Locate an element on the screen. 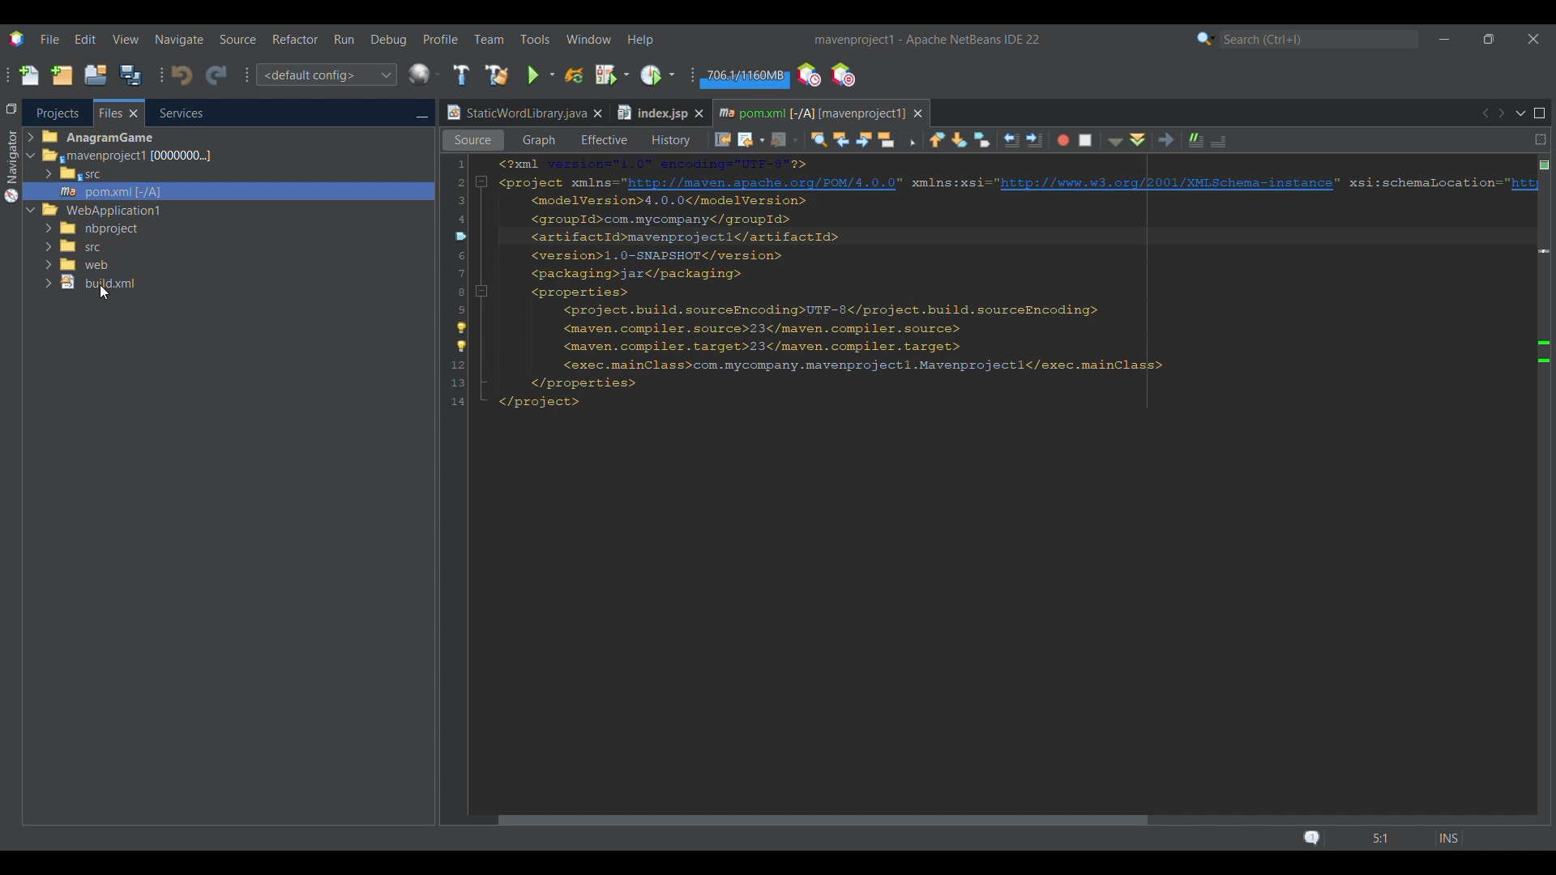 This screenshot has width=1556, height=875. Find next occurrence  is located at coordinates (864, 140).